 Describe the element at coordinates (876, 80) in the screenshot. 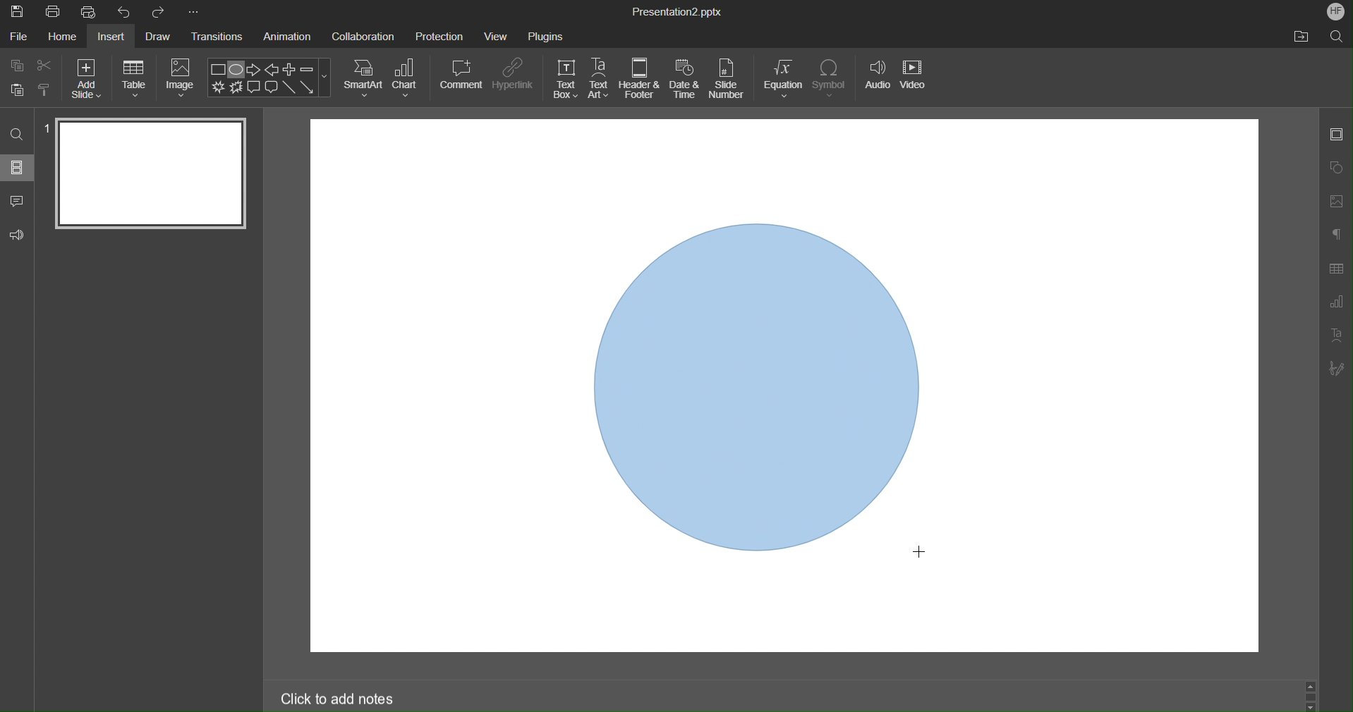

I see `Audio` at that location.